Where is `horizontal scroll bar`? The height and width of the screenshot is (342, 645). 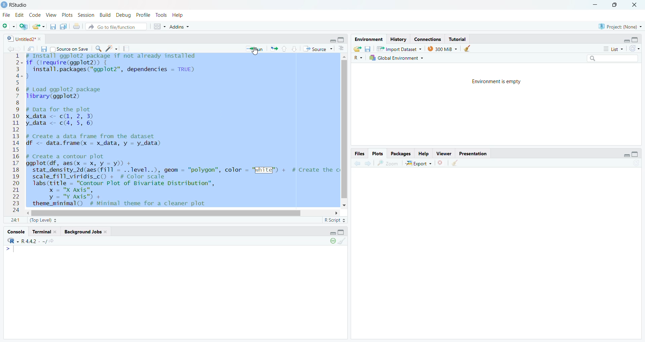 horizontal scroll bar is located at coordinates (171, 212).